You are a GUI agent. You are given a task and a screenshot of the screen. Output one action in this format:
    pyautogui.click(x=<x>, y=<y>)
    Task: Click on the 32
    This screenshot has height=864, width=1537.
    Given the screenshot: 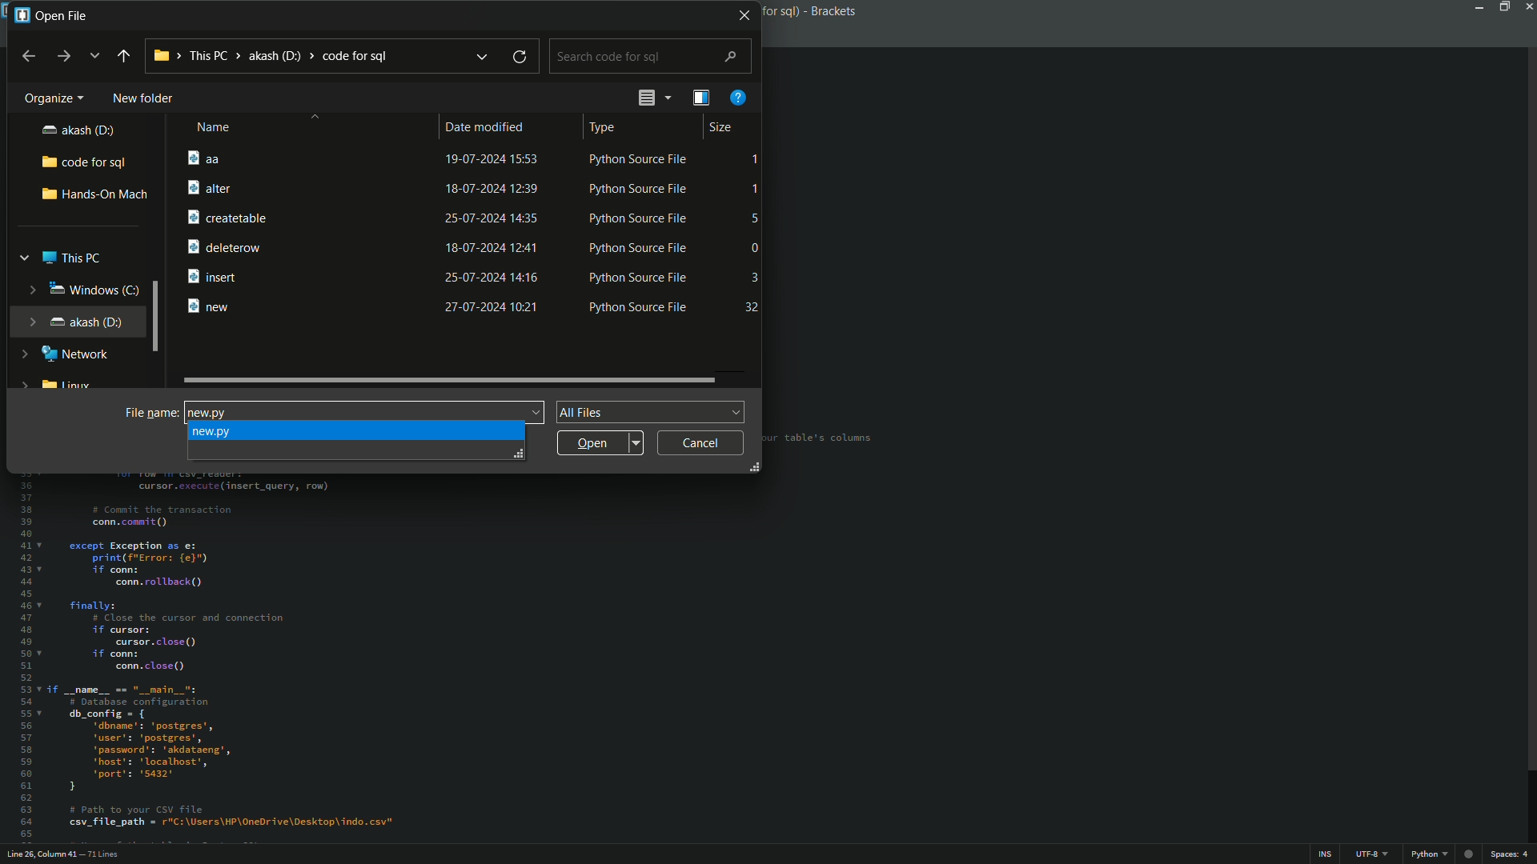 What is the action you would take?
    pyautogui.click(x=754, y=306)
    